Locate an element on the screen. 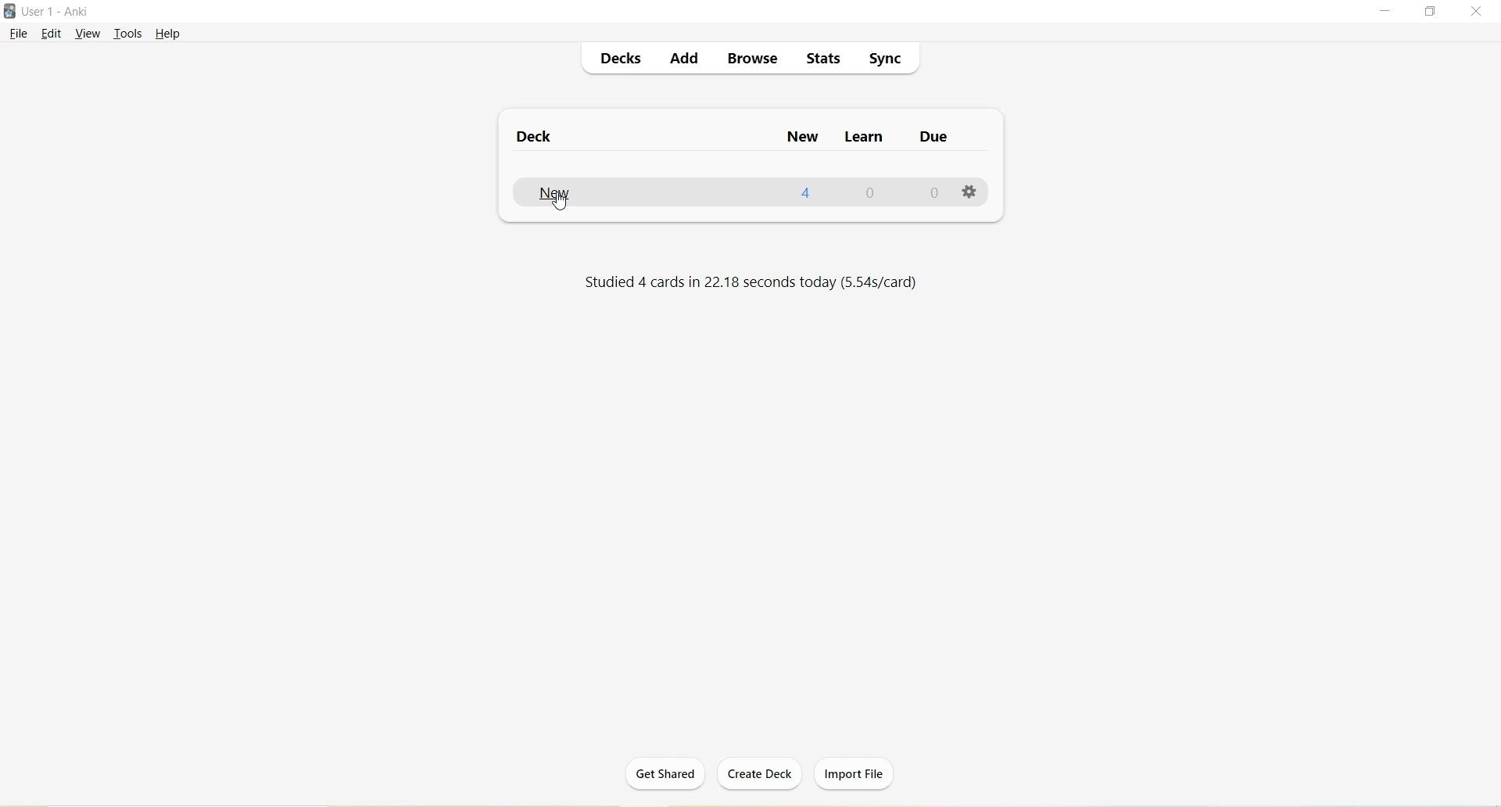 The width and height of the screenshot is (1501, 807). 4 is located at coordinates (806, 193).